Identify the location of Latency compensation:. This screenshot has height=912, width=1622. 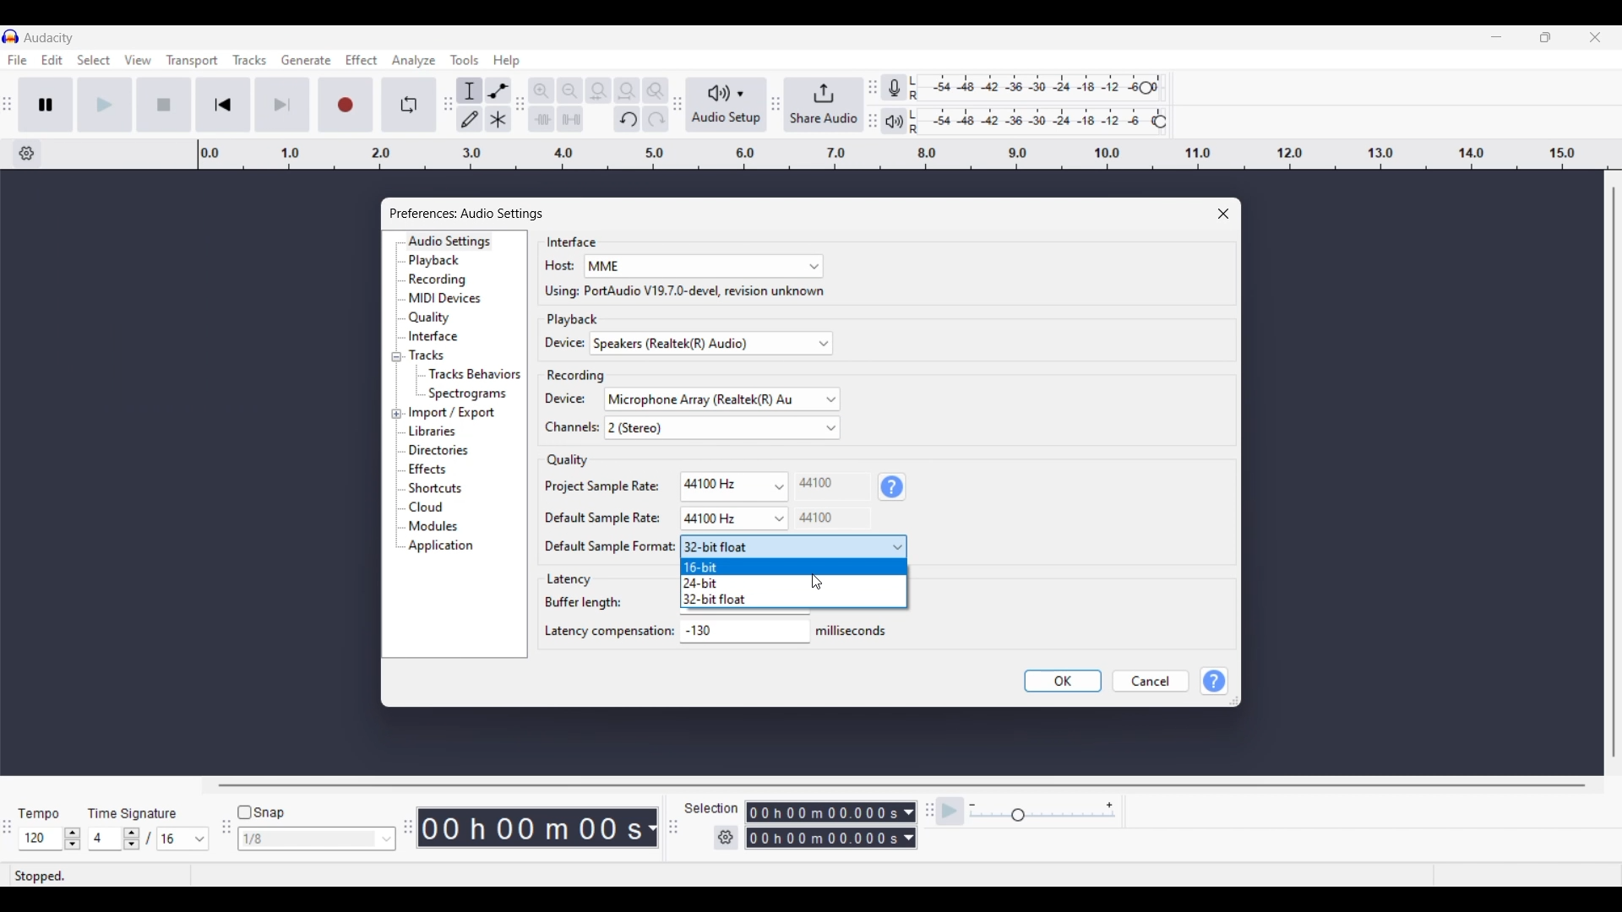
(607, 634).